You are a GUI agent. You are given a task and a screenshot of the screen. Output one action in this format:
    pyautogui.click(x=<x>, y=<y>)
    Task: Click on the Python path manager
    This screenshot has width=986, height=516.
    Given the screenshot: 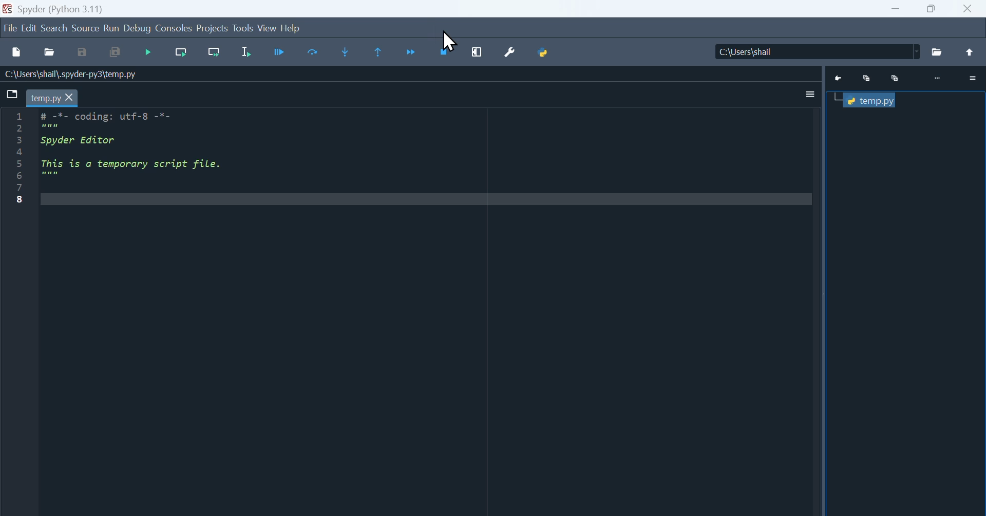 What is the action you would take?
    pyautogui.click(x=543, y=53)
    